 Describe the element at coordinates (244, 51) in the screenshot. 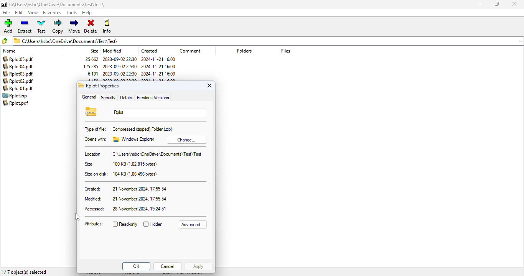

I see `folders` at that location.